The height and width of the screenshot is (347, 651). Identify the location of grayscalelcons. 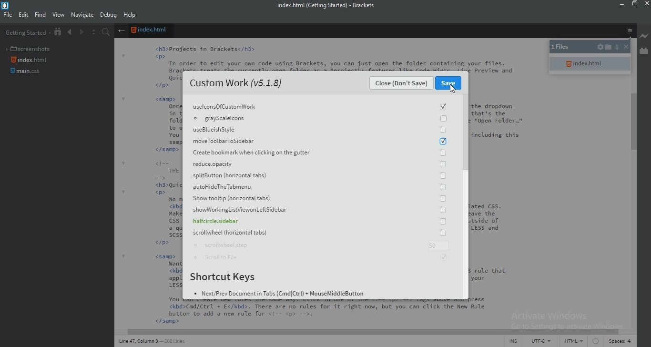
(317, 119).